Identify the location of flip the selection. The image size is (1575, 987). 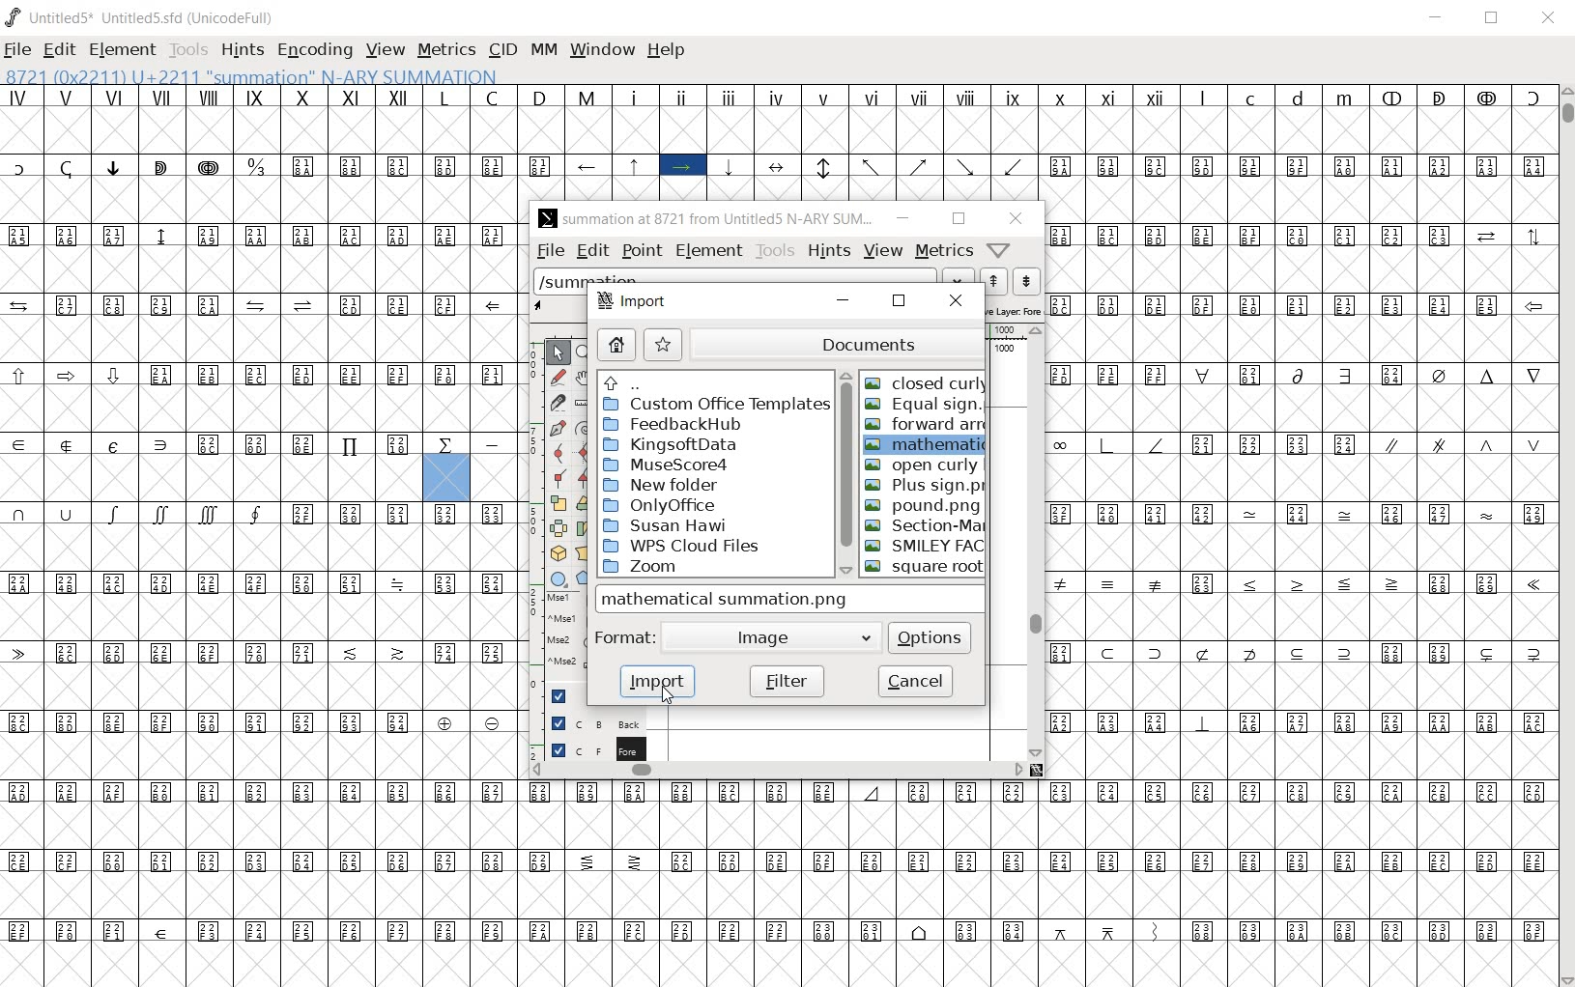
(559, 529).